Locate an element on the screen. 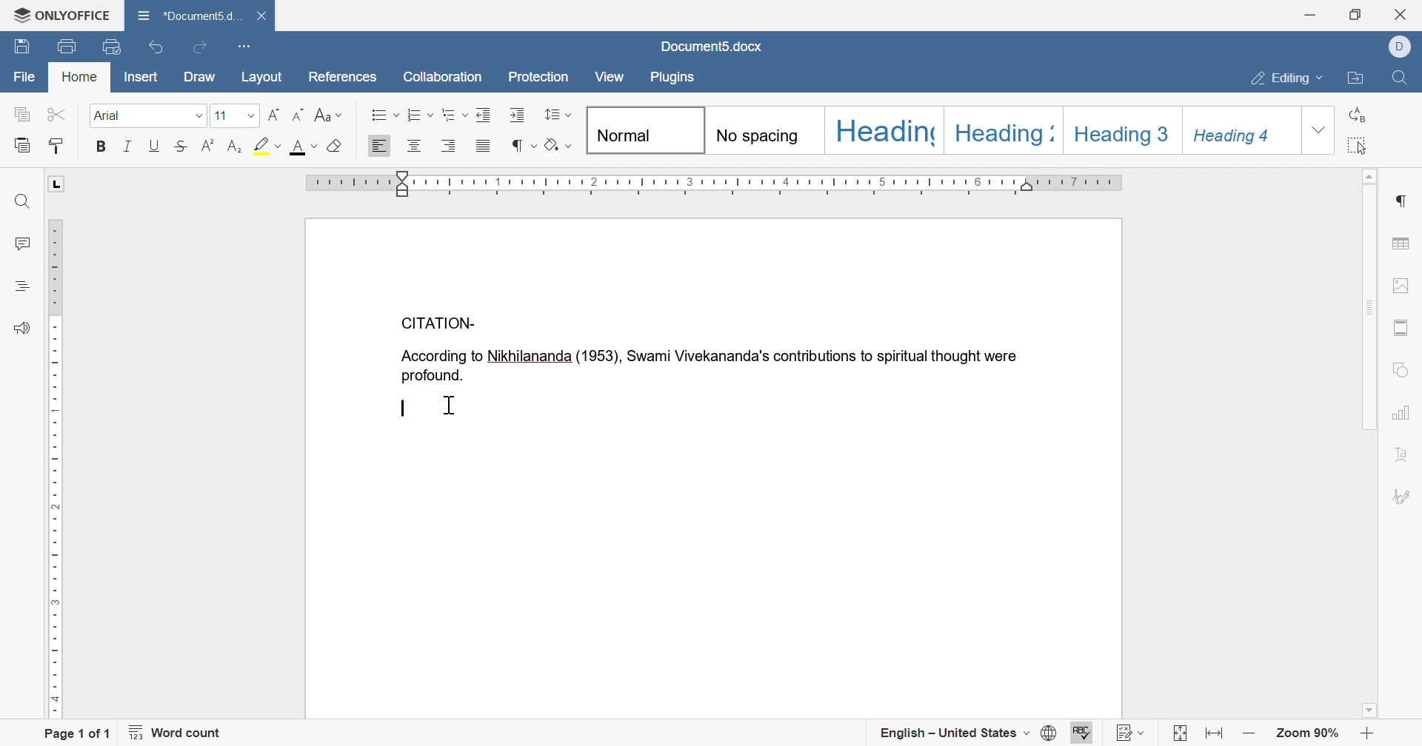 The height and width of the screenshot is (746, 1422). No spacing is located at coordinates (768, 131).